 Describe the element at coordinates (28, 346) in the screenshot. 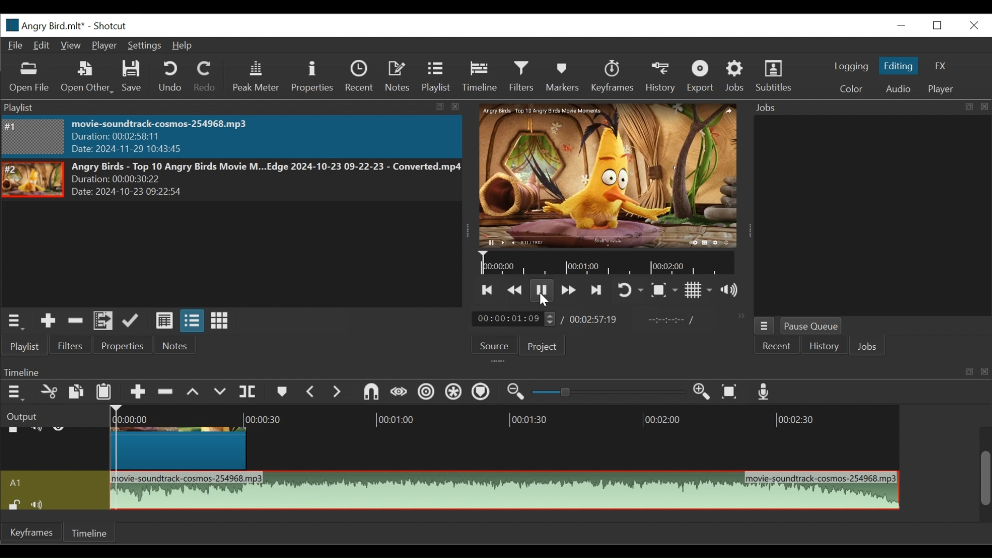

I see `Playlist` at that location.